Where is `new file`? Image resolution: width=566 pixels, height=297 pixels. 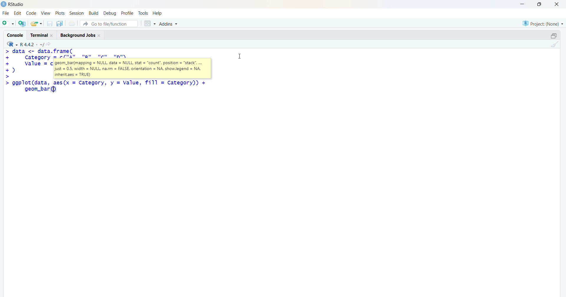
new file is located at coordinates (8, 23).